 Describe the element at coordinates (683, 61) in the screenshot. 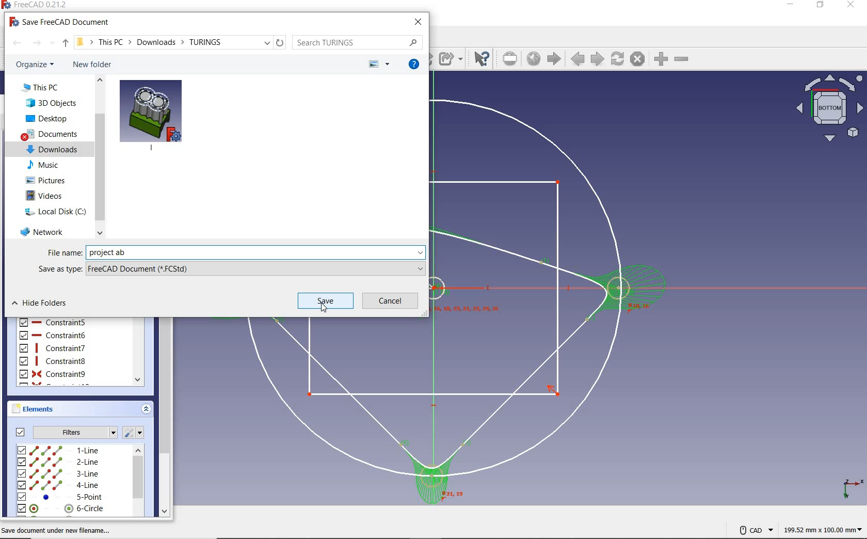

I see `zoomout` at that location.